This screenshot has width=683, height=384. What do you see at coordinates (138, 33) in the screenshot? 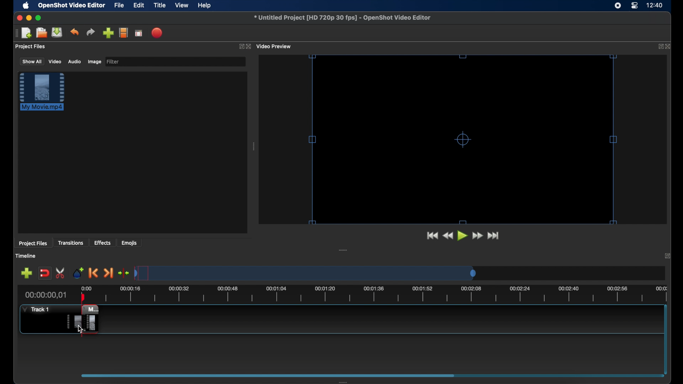
I see `full screen` at bounding box center [138, 33].